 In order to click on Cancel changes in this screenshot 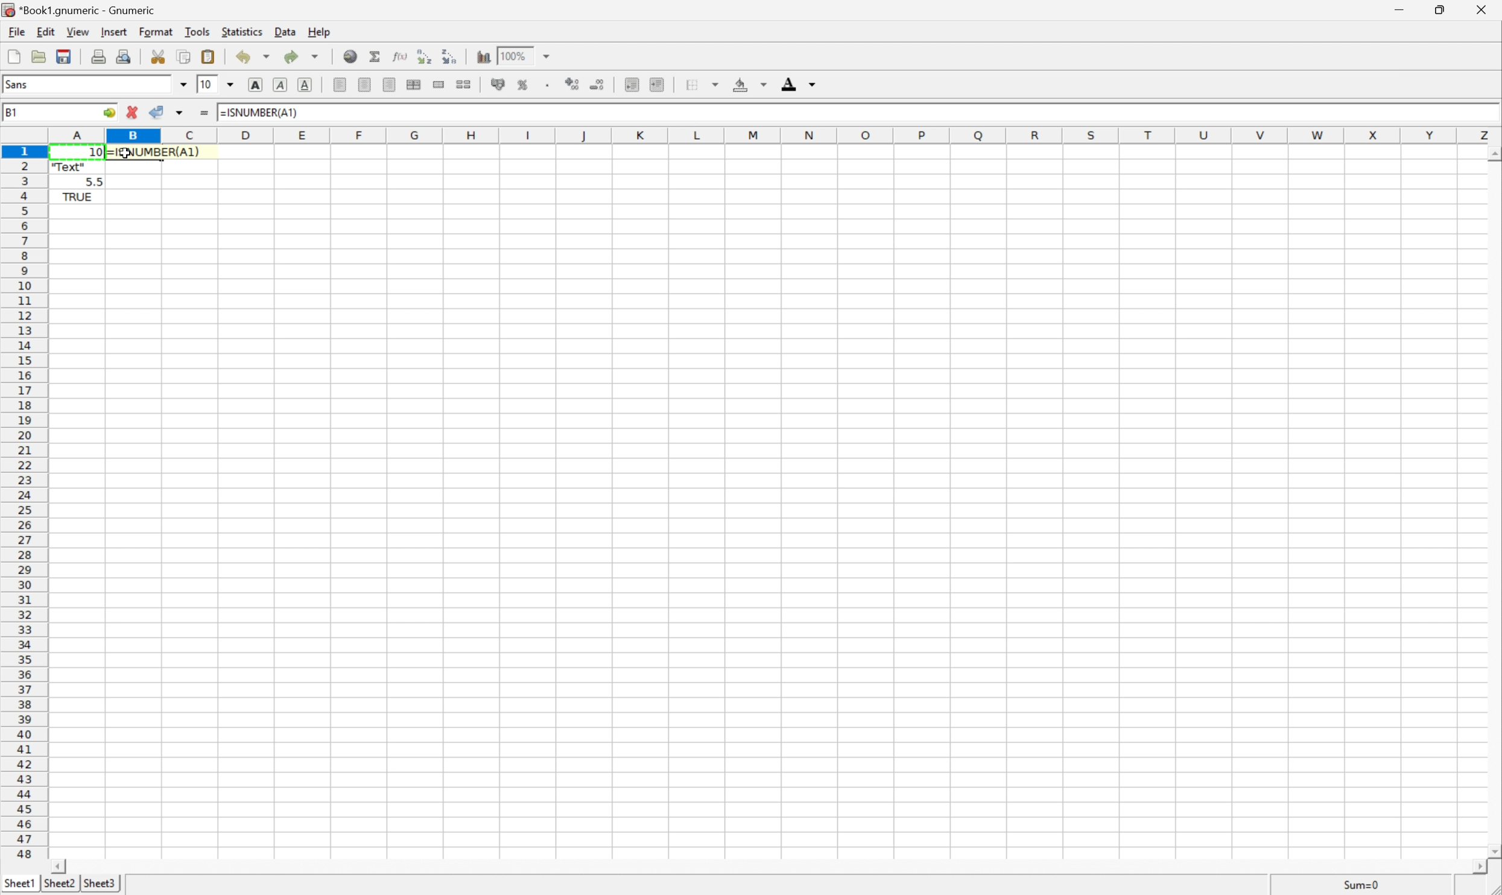, I will do `click(133, 113)`.